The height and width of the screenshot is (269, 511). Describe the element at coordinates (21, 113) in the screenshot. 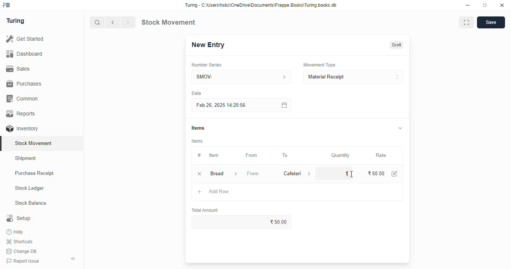

I see `reports` at that location.